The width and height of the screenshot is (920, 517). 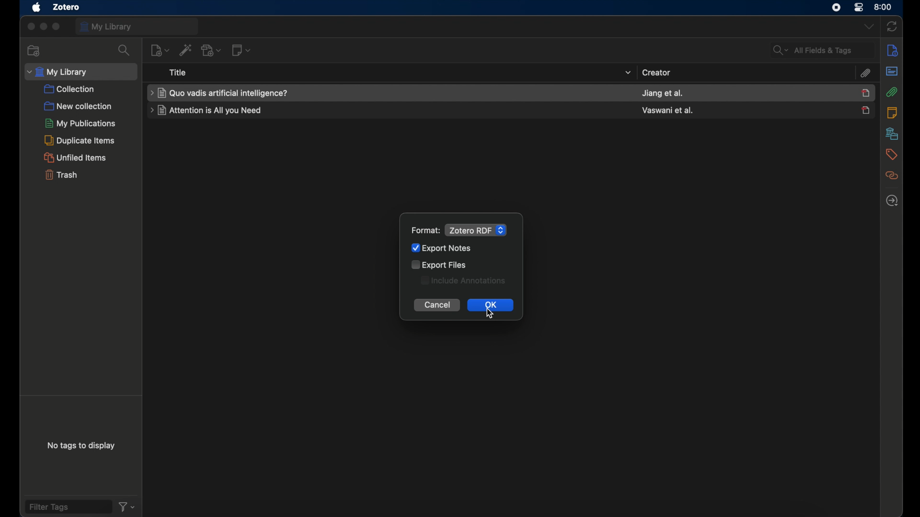 I want to click on format dropdown menu, so click(x=476, y=230).